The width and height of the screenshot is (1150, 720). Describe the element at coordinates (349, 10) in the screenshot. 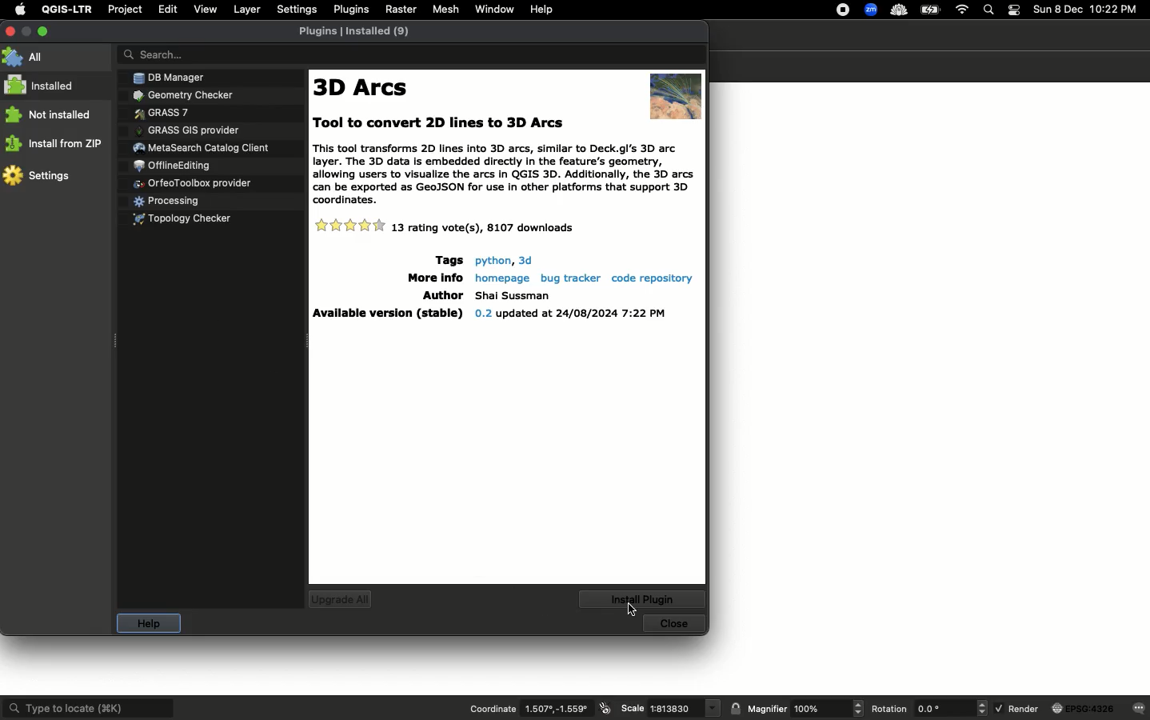

I see `Plugins` at that location.